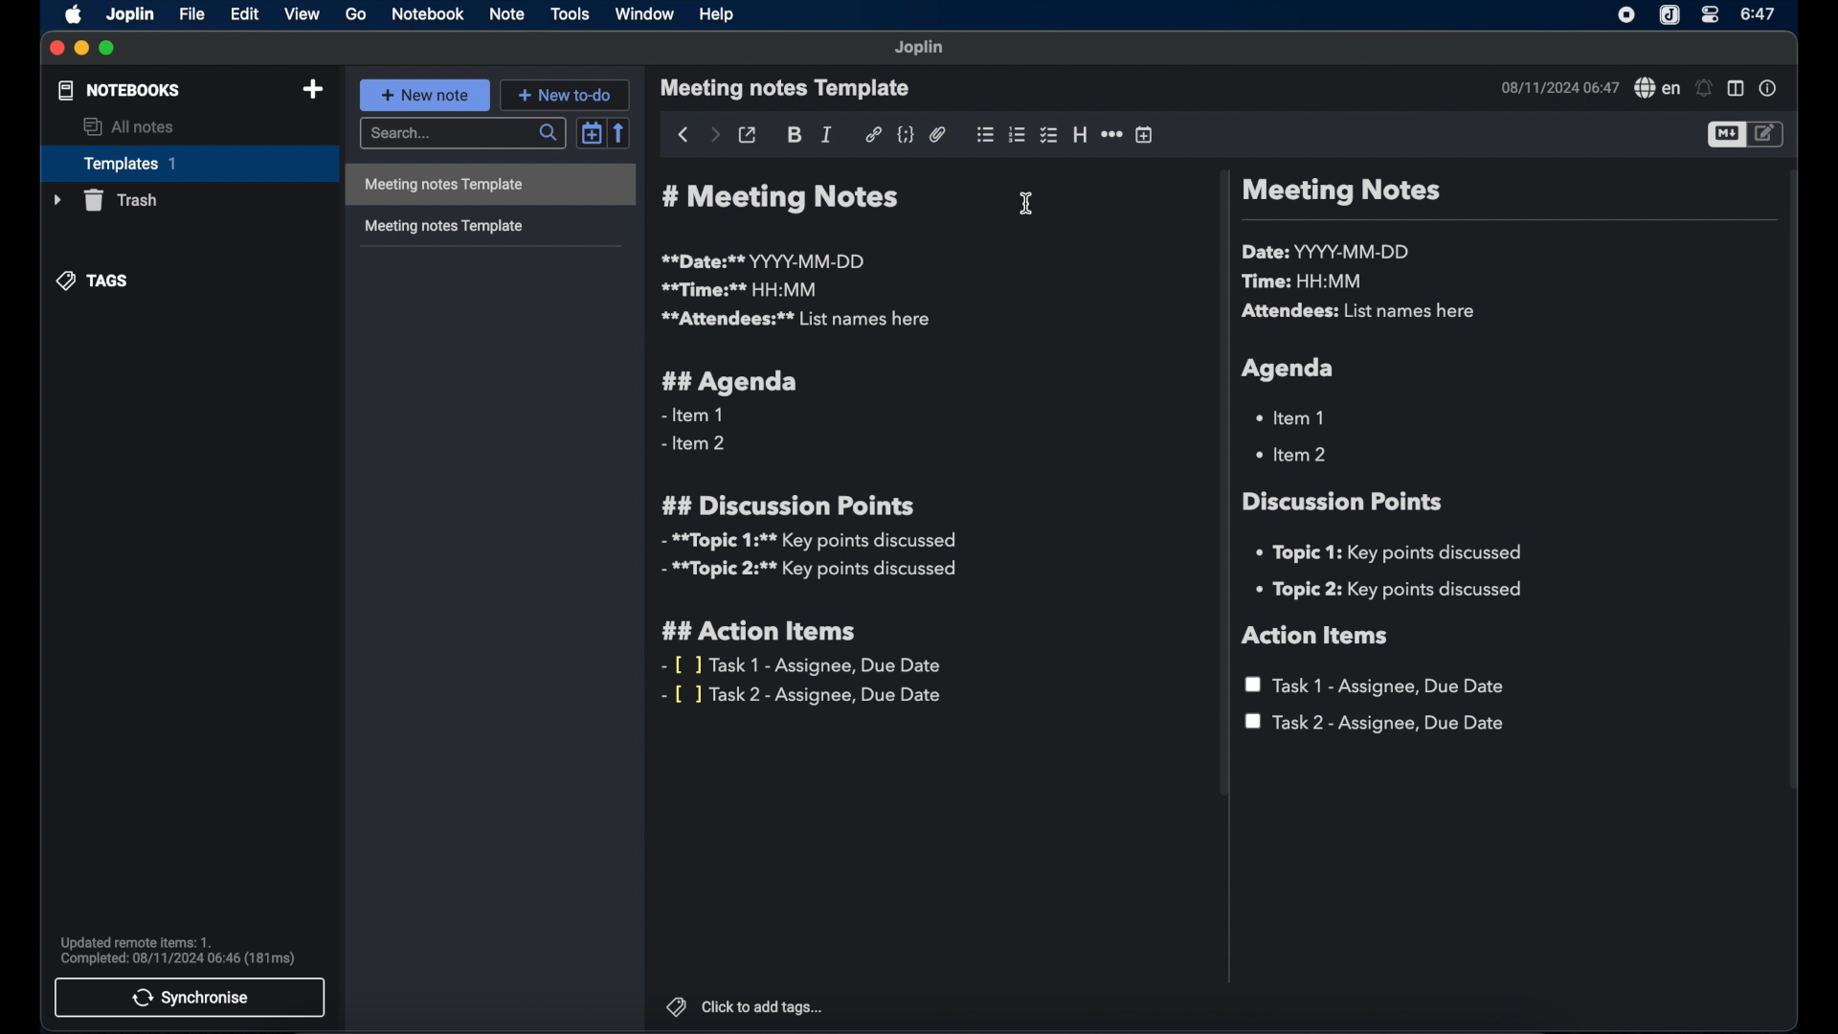  I want to click on minimize, so click(80, 48).